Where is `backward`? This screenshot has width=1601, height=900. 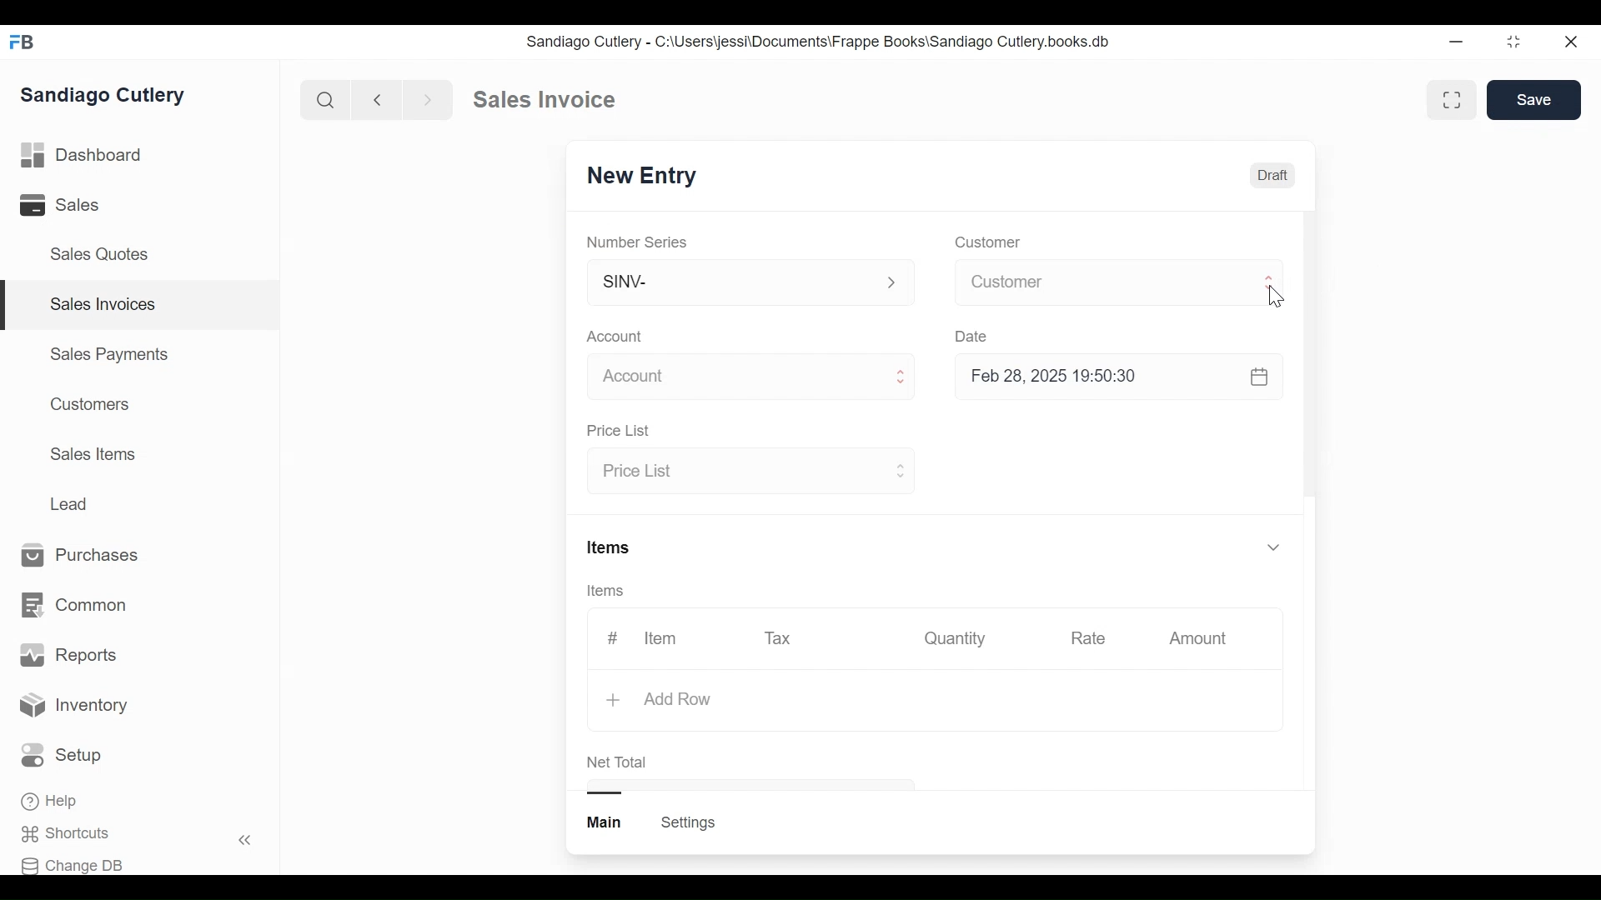
backward is located at coordinates (378, 99).